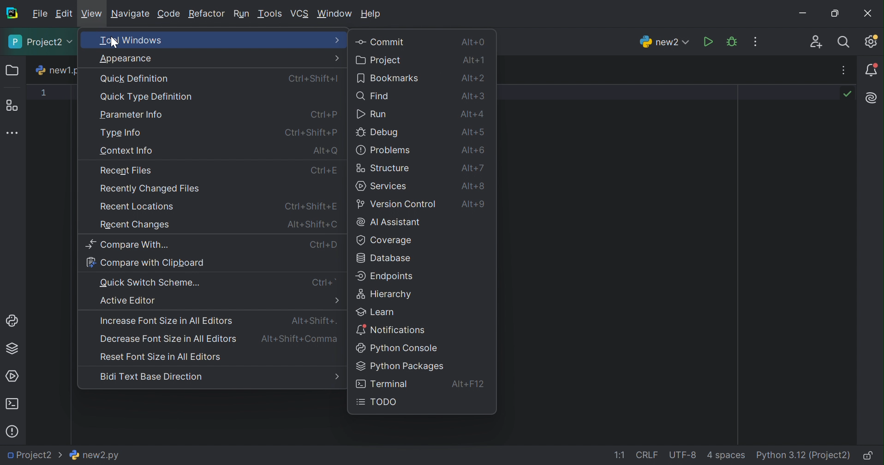 The image size is (884, 465). What do you see at coordinates (383, 385) in the screenshot?
I see `Terminal` at bounding box center [383, 385].